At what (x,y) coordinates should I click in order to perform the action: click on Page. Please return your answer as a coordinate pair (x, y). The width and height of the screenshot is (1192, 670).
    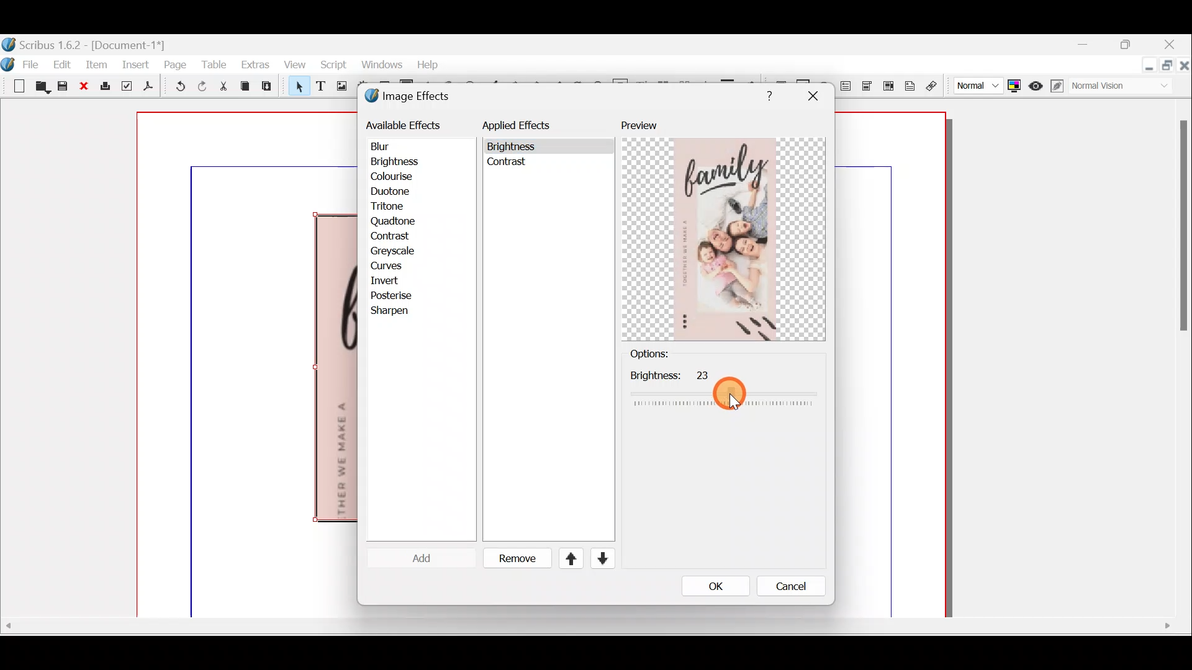
    Looking at the image, I should click on (176, 64).